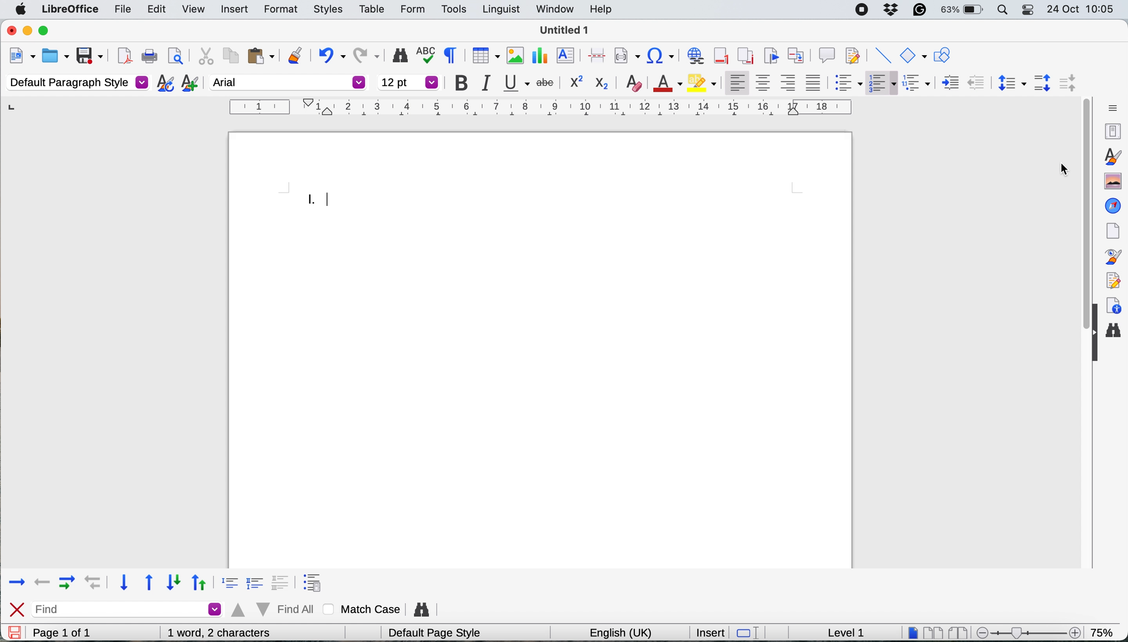 The width and height of the screenshot is (1128, 642). I want to click on control center, so click(1026, 10).